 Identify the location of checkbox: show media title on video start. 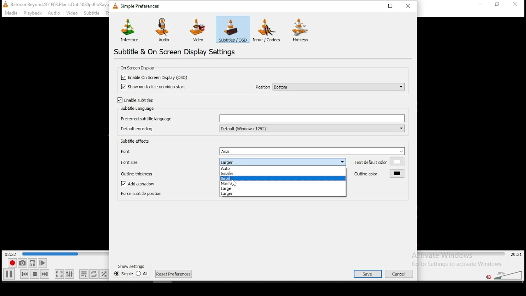
(155, 87).